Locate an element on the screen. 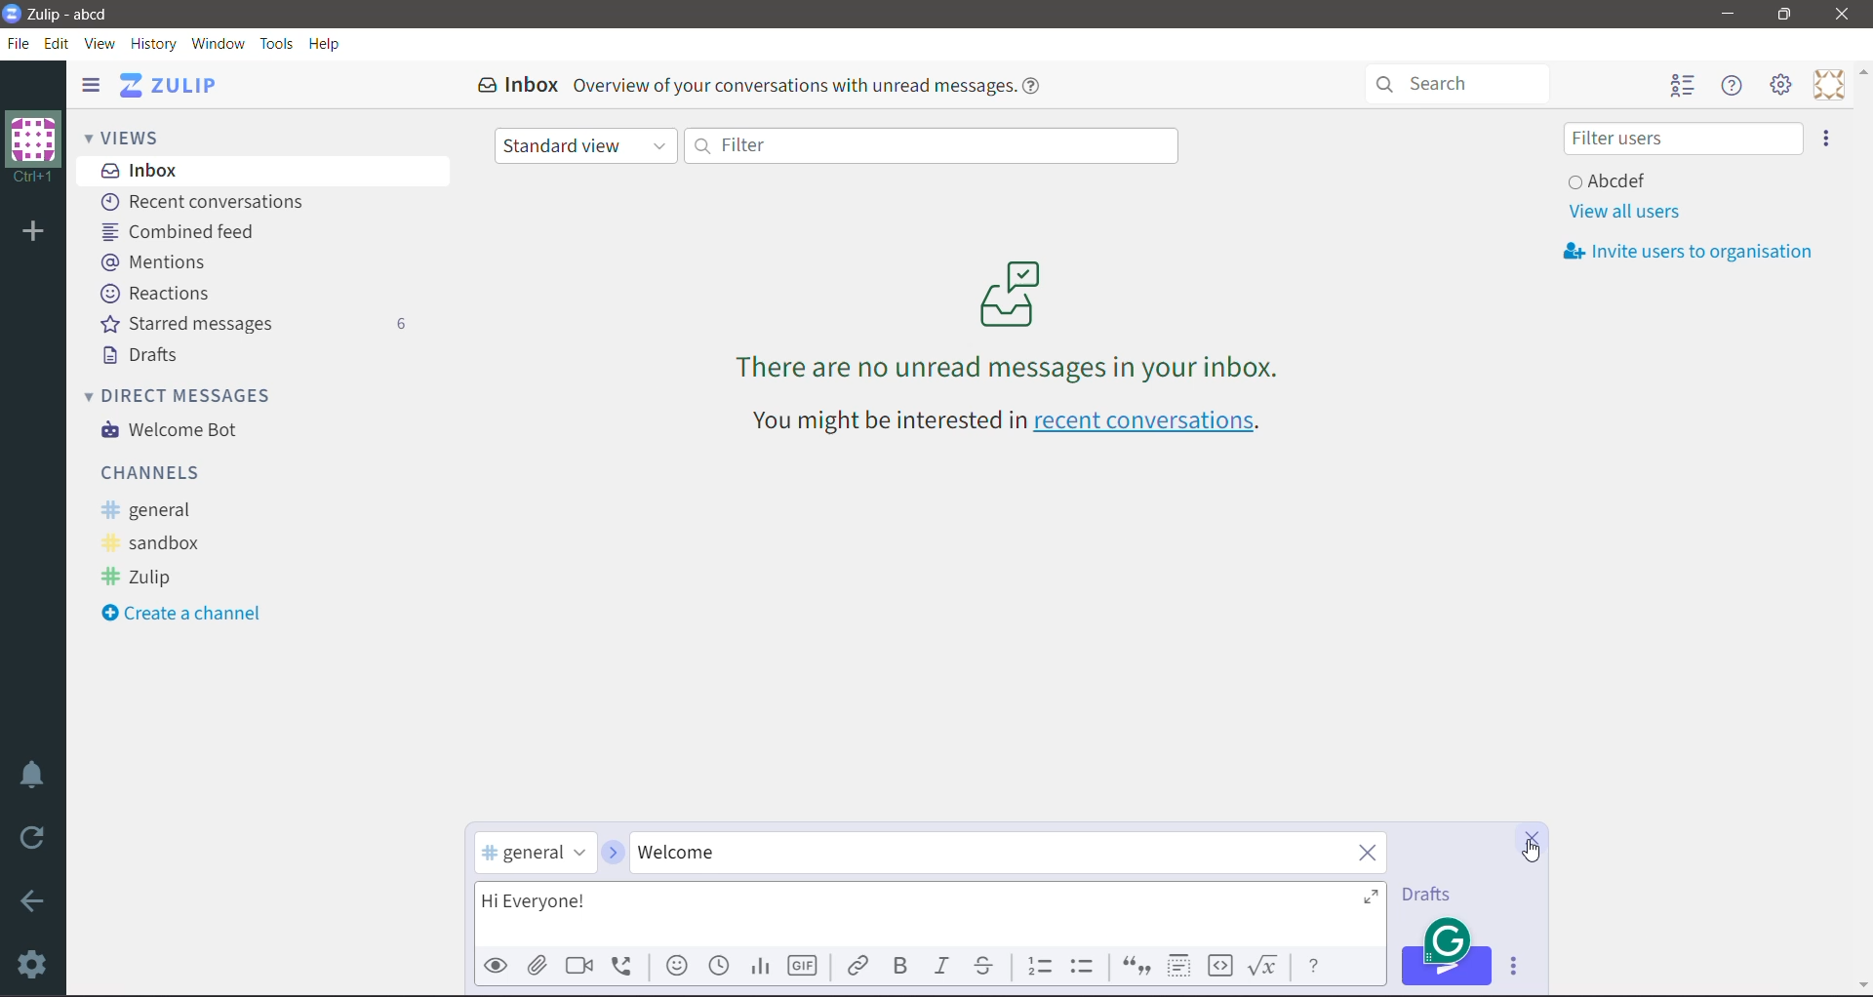 The height and width of the screenshot is (997, 1873). Add Poll is located at coordinates (760, 966).